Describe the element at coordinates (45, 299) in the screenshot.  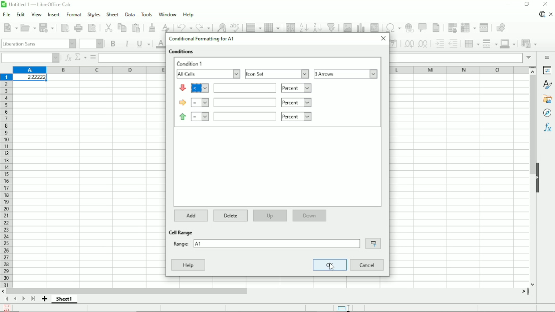
I see `Add sheet` at that location.